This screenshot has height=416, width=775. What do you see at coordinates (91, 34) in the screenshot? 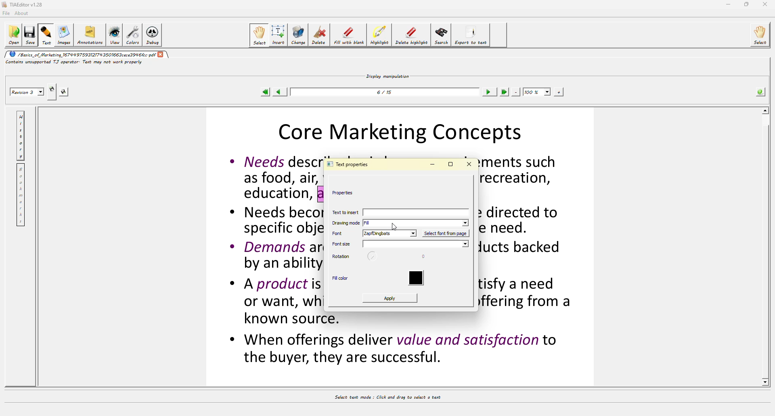
I see `annotations` at bounding box center [91, 34].